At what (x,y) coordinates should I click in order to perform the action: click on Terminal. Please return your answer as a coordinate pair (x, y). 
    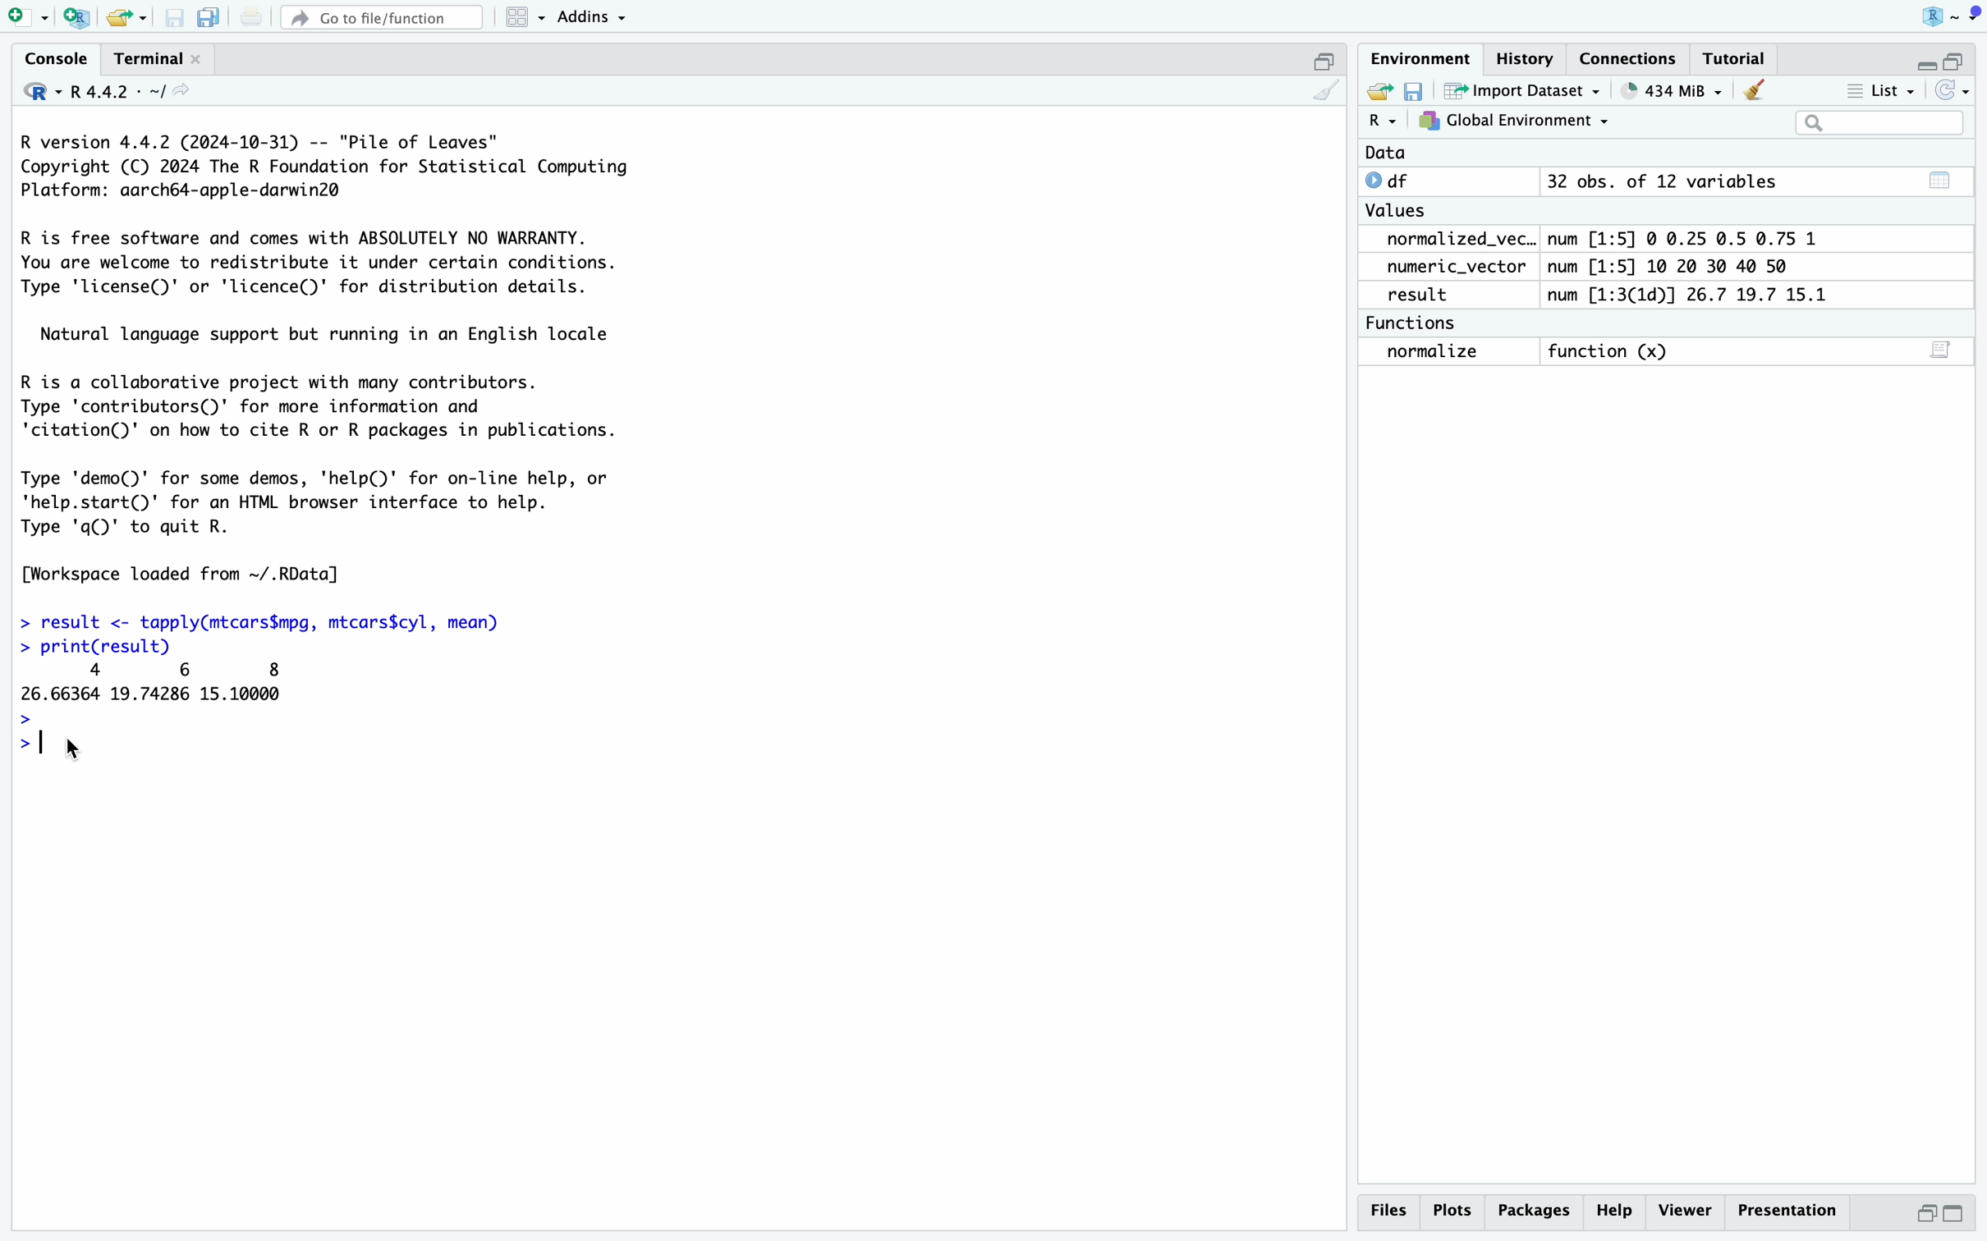
    Looking at the image, I should click on (158, 58).